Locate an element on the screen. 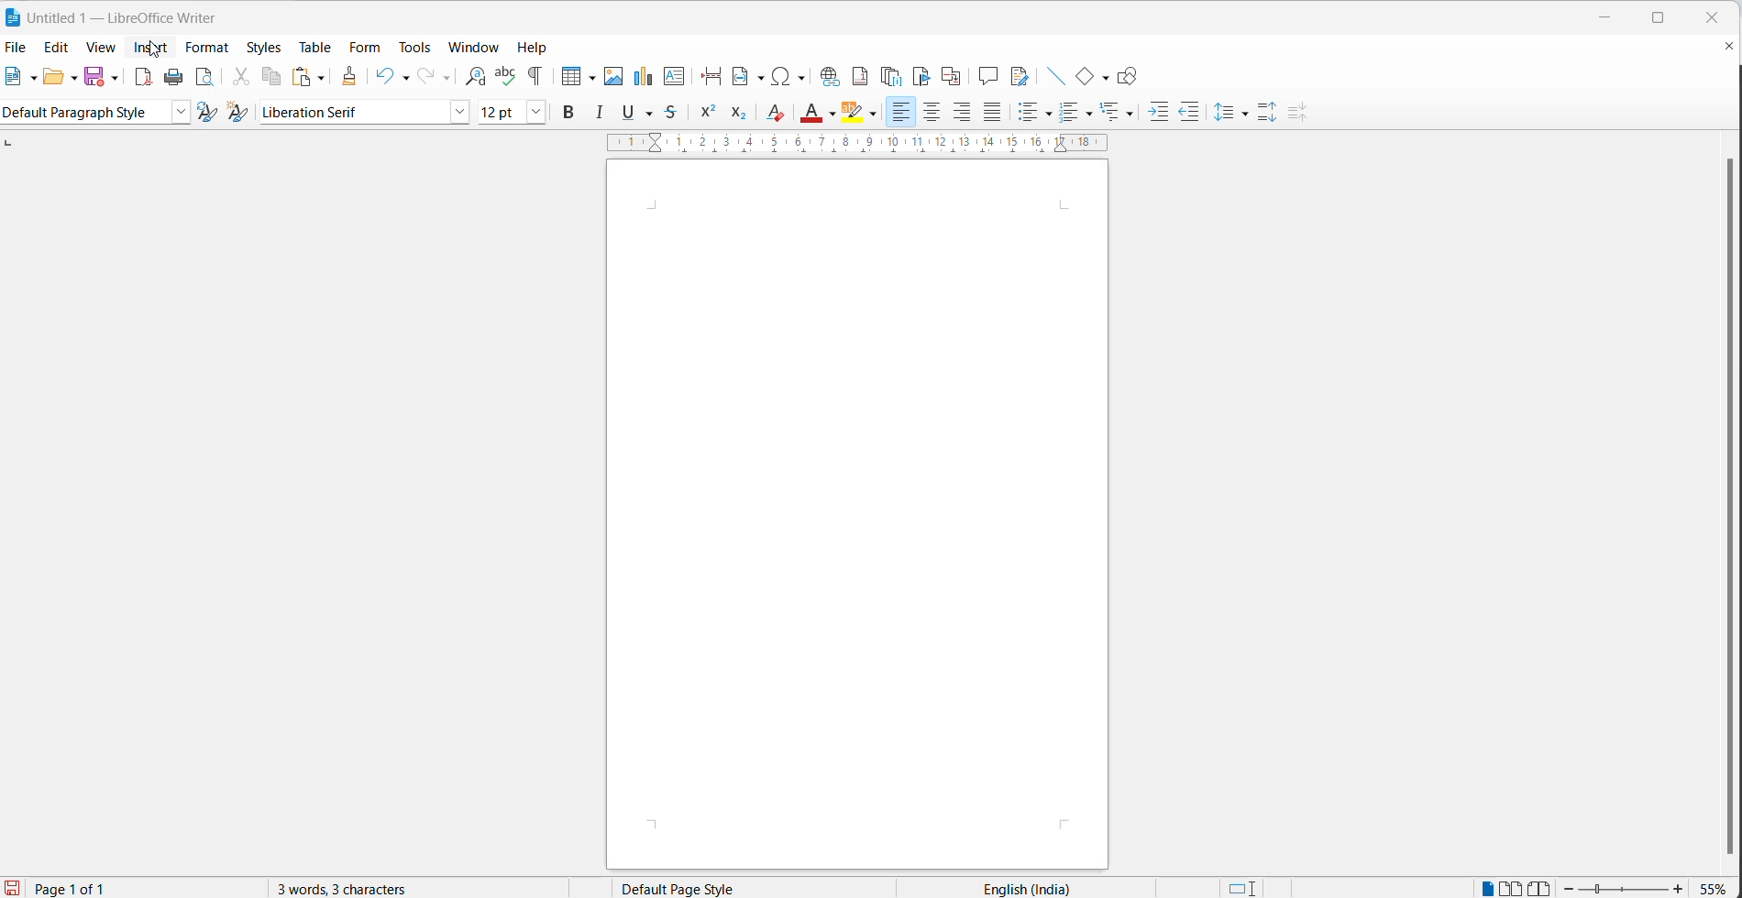 The height and width of the screenshot is (898, 1742). save as is located at coordinates (115, 78).